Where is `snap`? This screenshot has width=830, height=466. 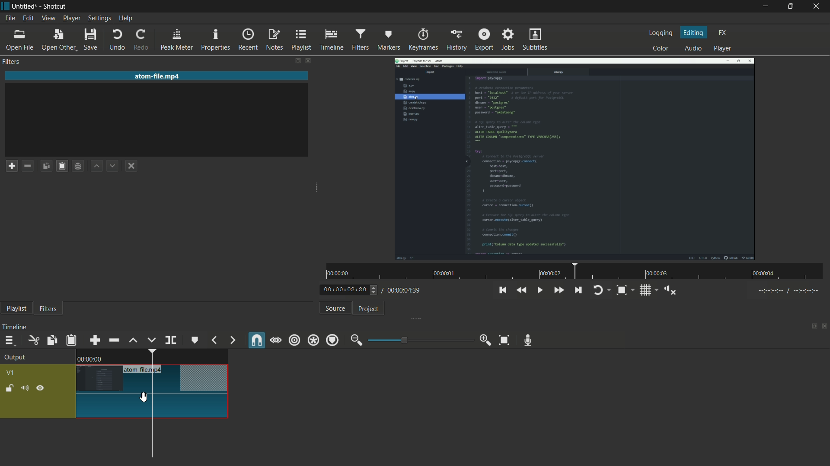
snap is located at coordinates (256, 340).